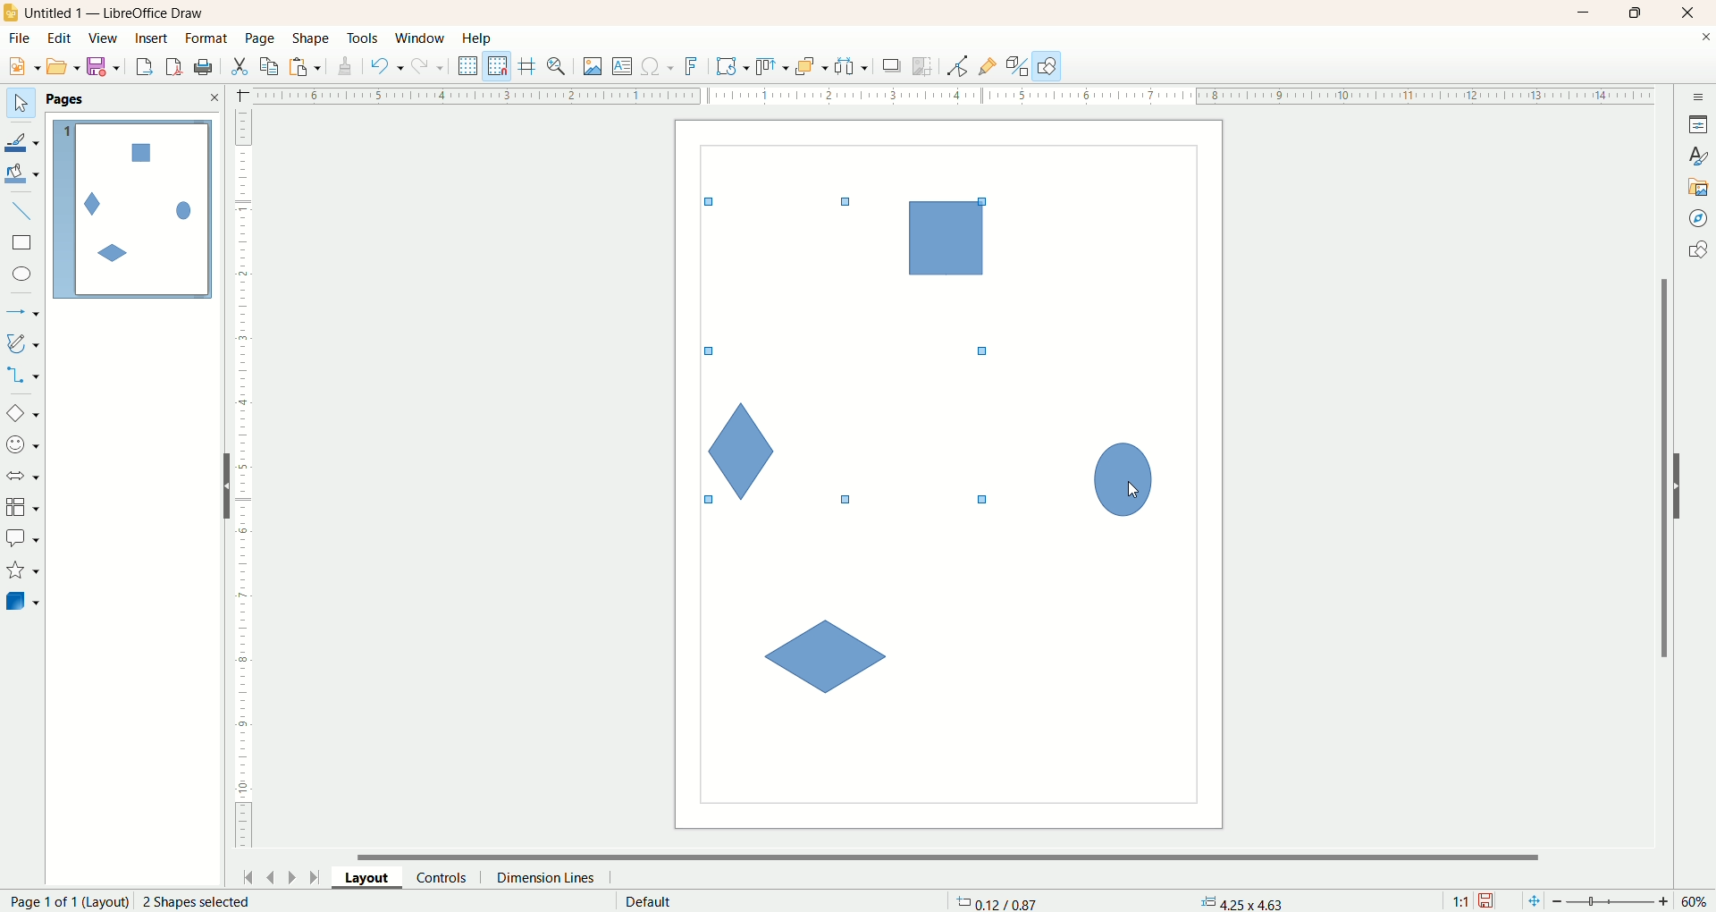 The width and height of the screenshot is (1716, 912). Describe the element at coordinates (853, 66) in the screenshot. I see `select at least three objects to distribute` at that location.